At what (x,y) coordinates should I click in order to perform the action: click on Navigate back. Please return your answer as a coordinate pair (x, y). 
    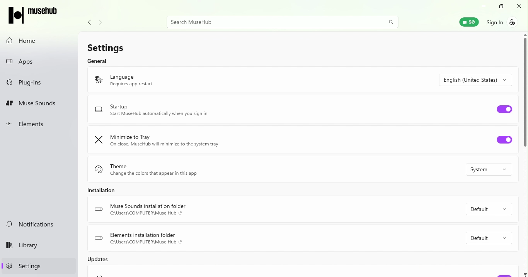
    Looking at the image, I should click on (88, 23).